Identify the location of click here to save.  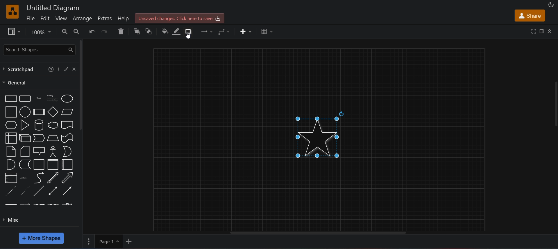
(179, 19).